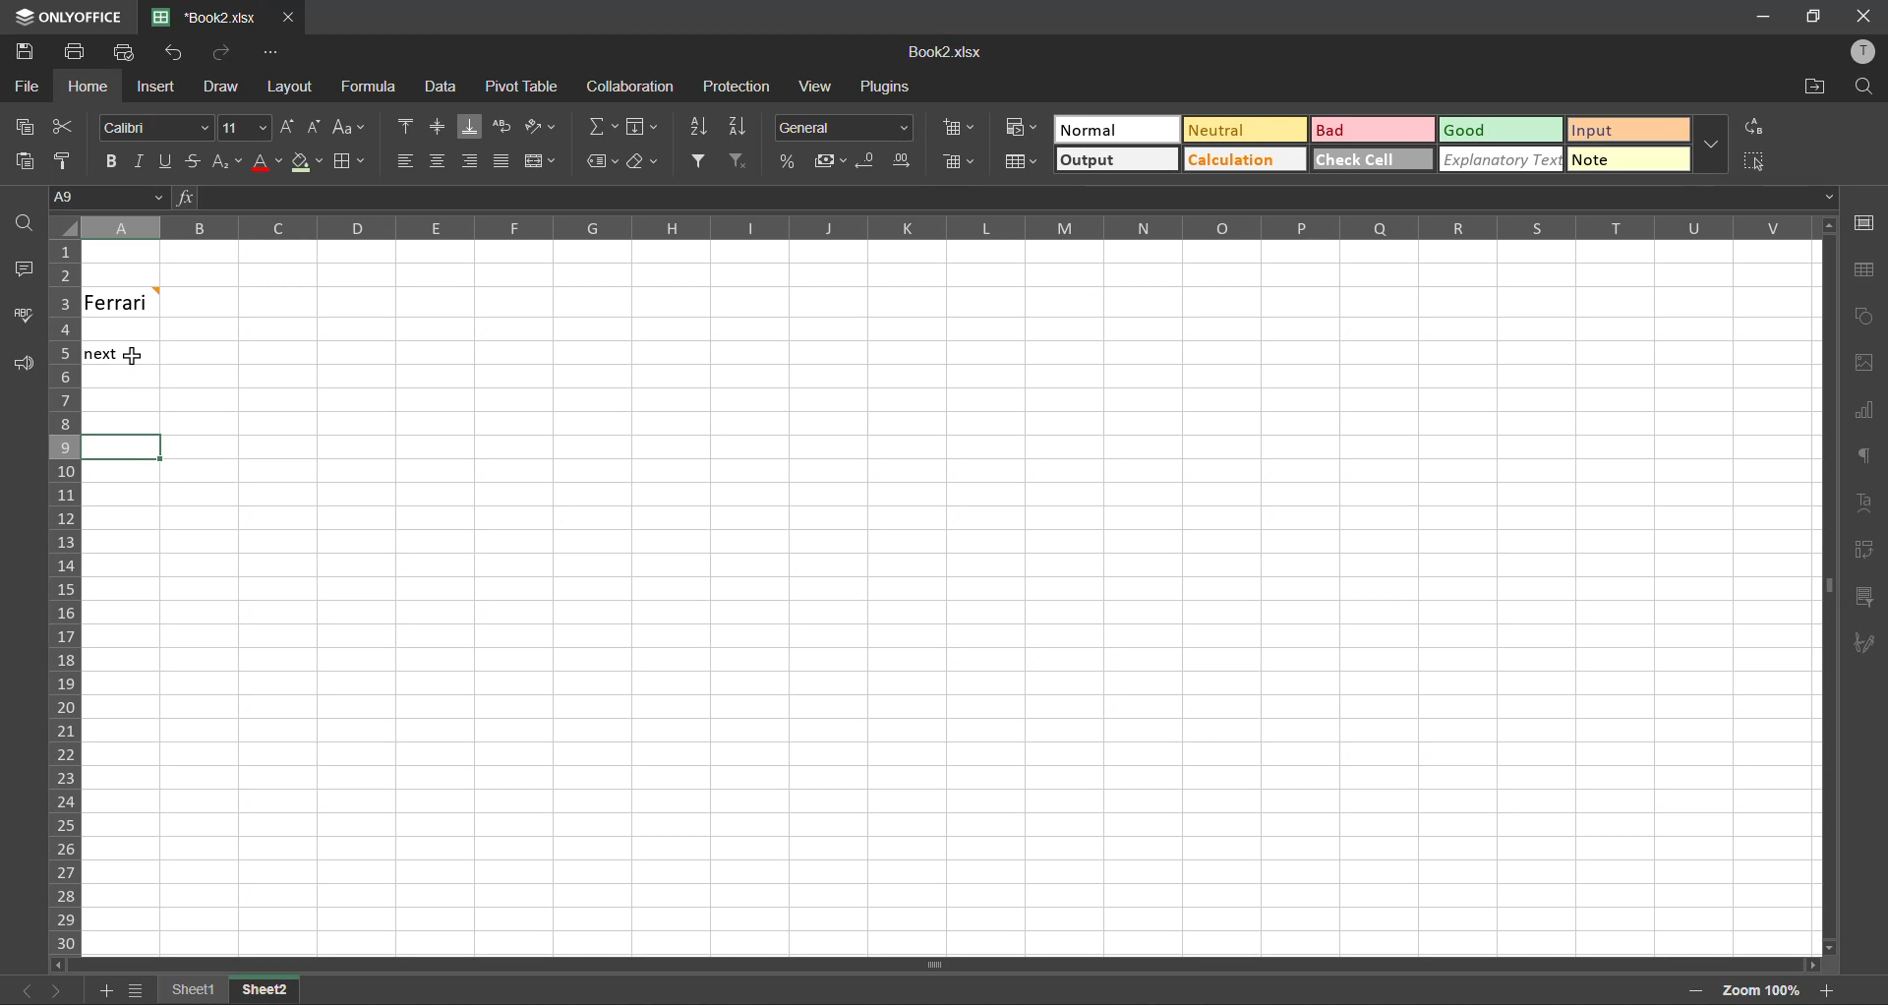 The height and width of the screenshot is (1005, 1888). What do you see at coordinates (231, 161) in the screenshot?
I see `sub/superscript` at bounding box center [231, 161].